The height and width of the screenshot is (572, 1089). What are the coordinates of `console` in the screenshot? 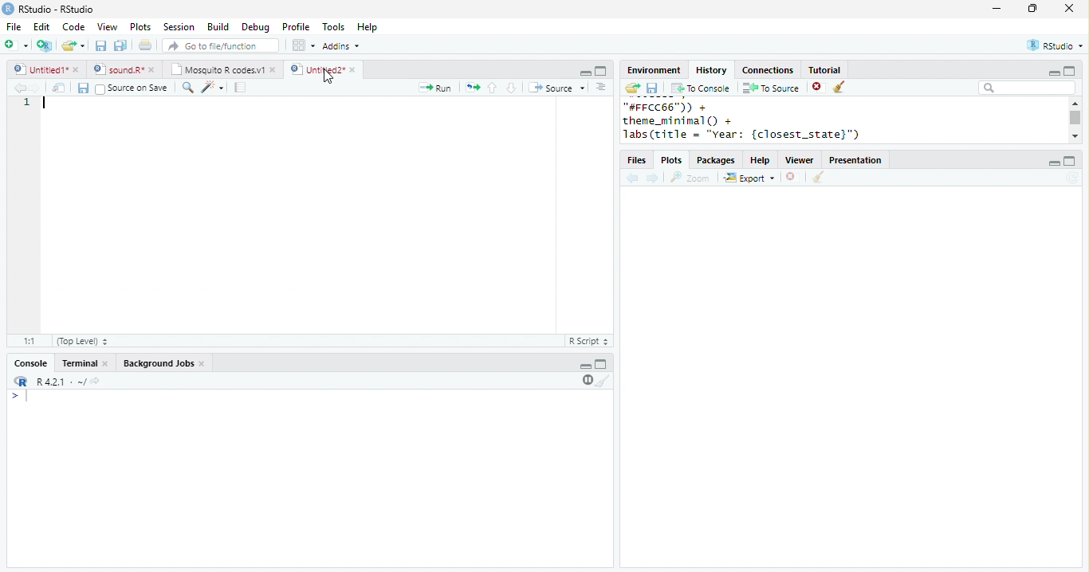 It's located at (29, 364).